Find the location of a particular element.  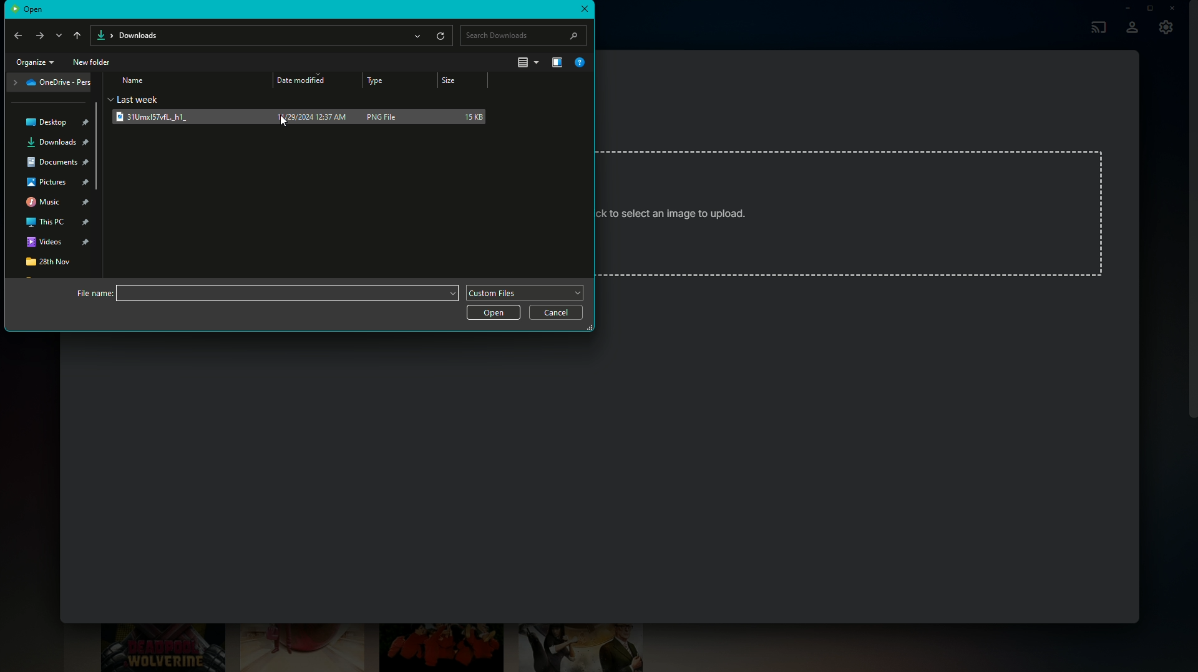

This PC is located at coordinates (59, 223).